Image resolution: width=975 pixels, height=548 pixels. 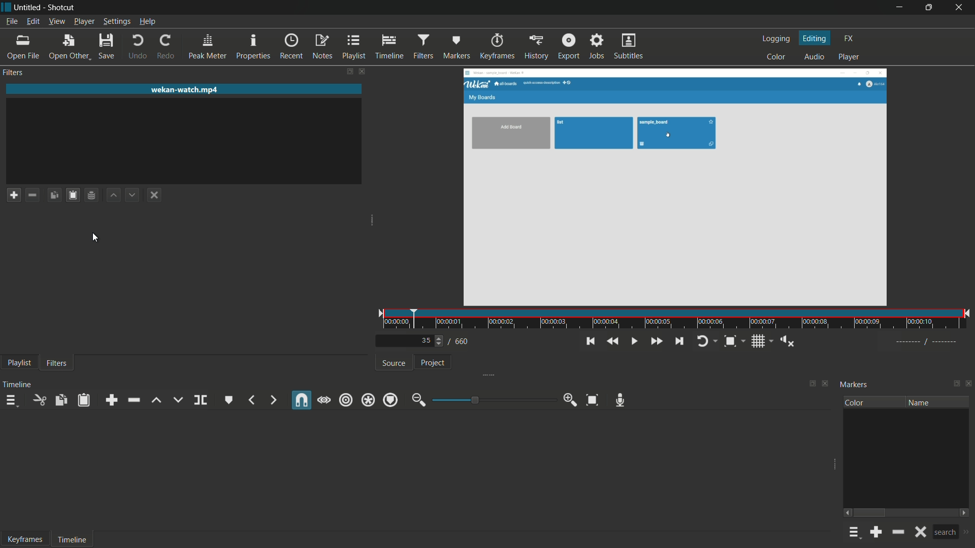 I want to click on markers, so click(x=854, y=385).